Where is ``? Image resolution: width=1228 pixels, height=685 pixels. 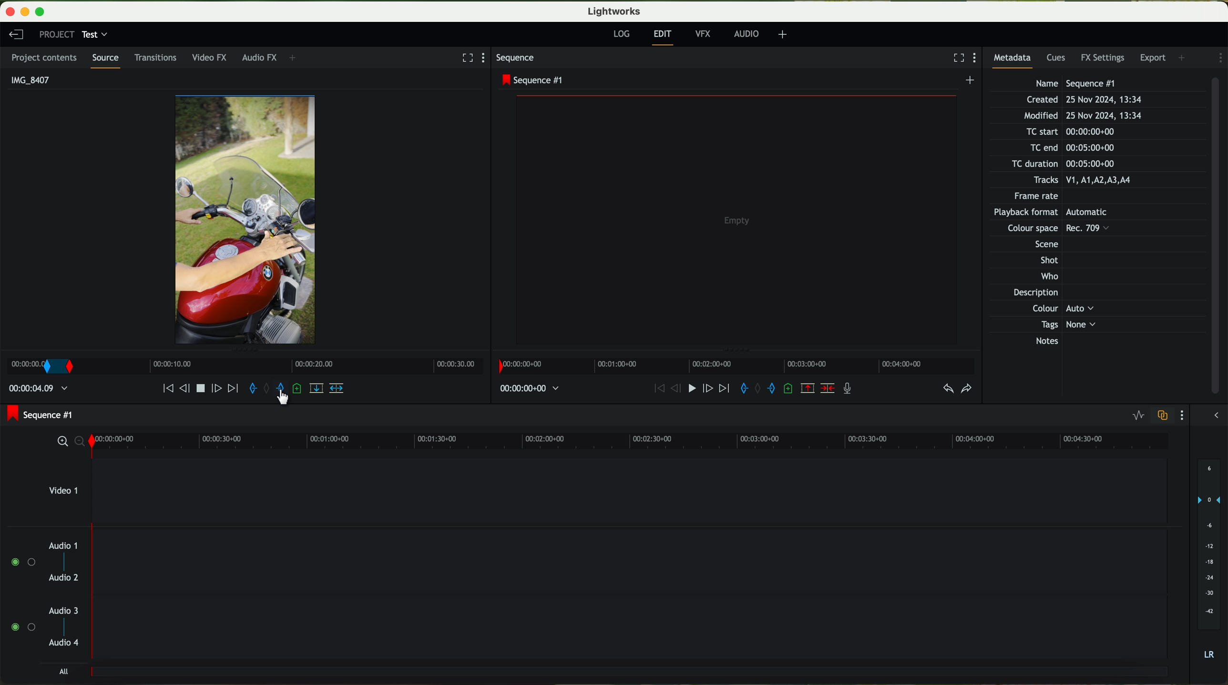  is located at coordinates (1061, 309).